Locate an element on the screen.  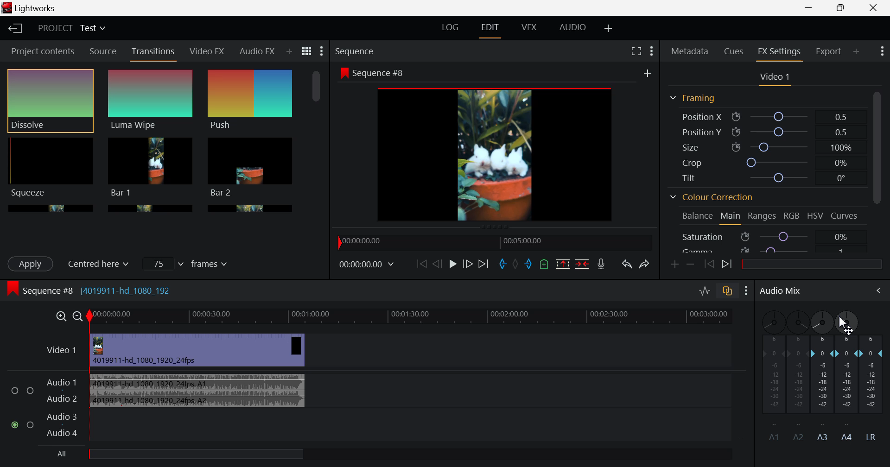
Record Voiceover  is located at coordinates (601, 264).